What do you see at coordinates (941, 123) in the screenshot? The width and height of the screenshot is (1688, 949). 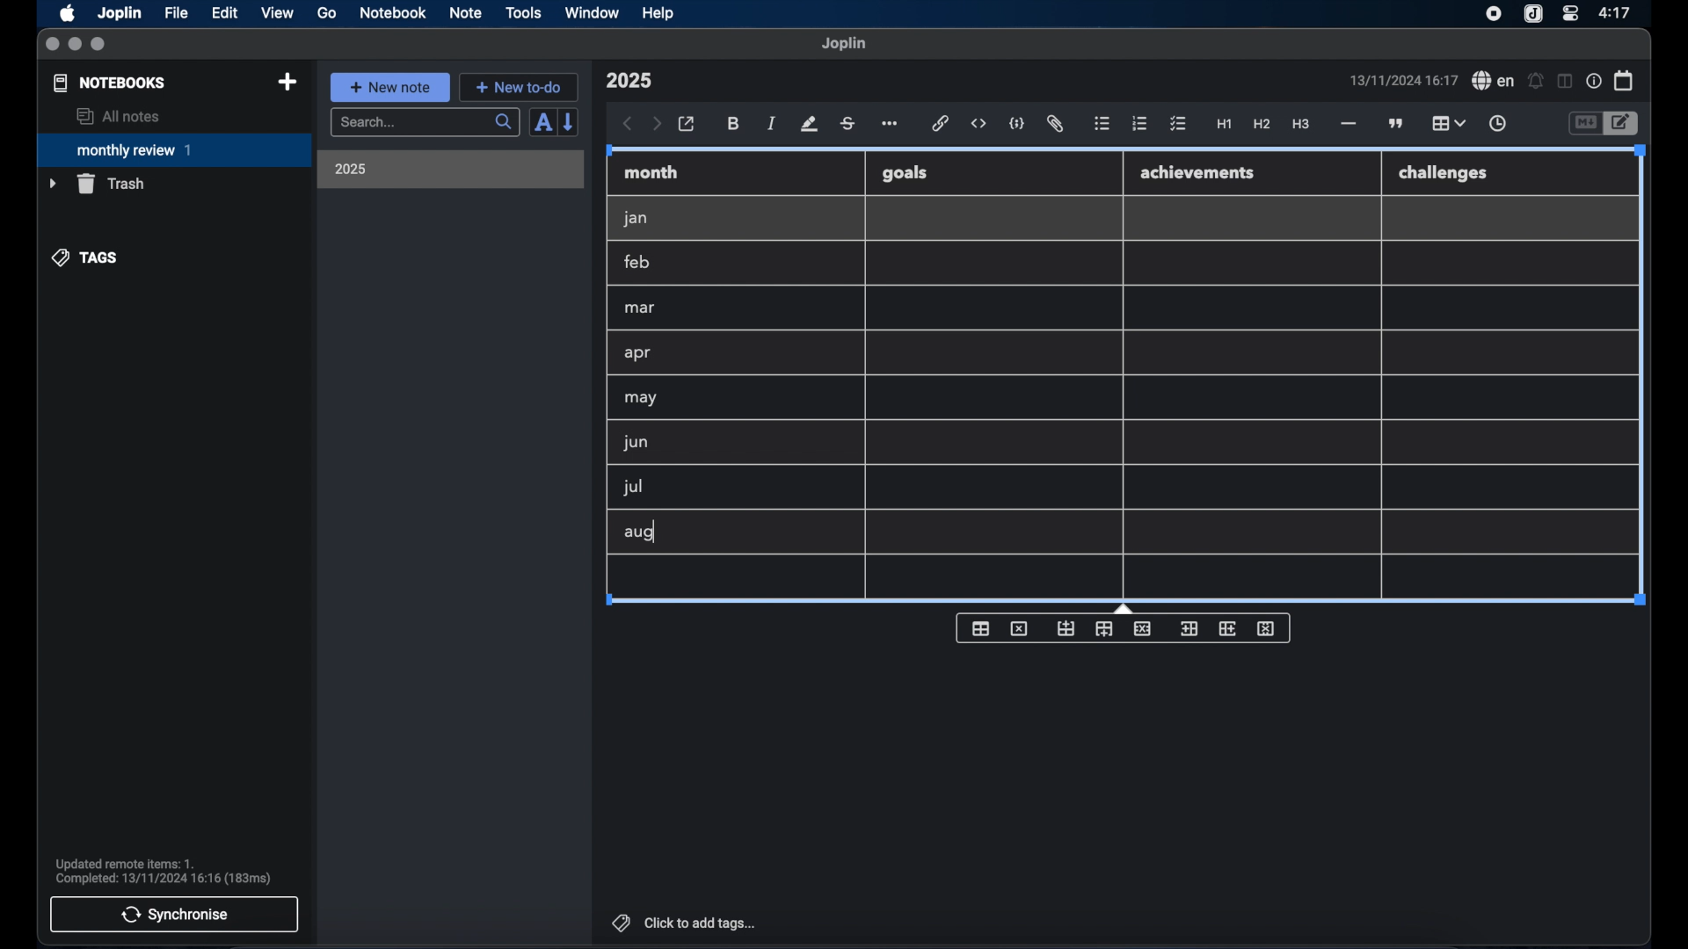 I see `hyperlink` at bounding box center [941, 123].